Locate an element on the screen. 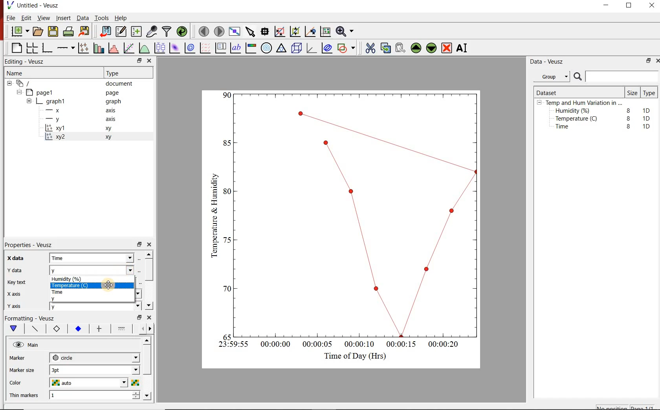  cut the selected widget is located at coordinates (370, 47).